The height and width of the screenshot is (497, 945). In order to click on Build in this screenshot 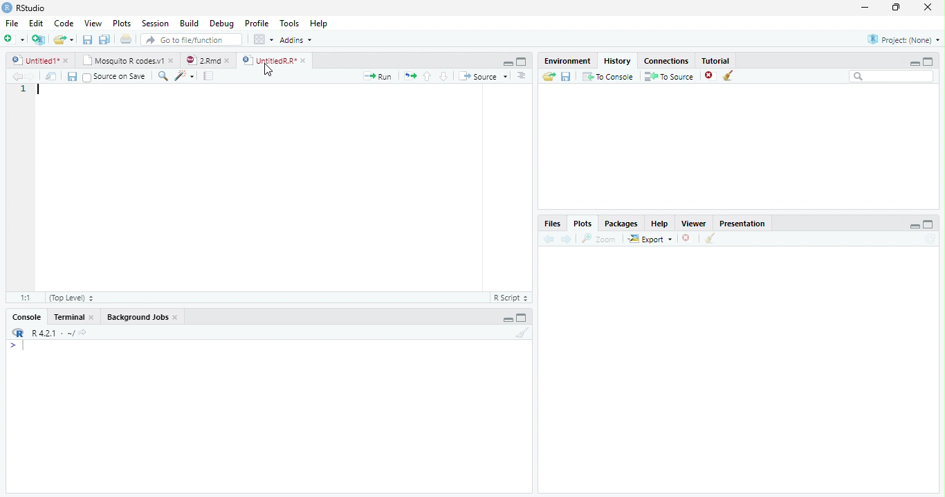, I will do `click(188, 23)`.